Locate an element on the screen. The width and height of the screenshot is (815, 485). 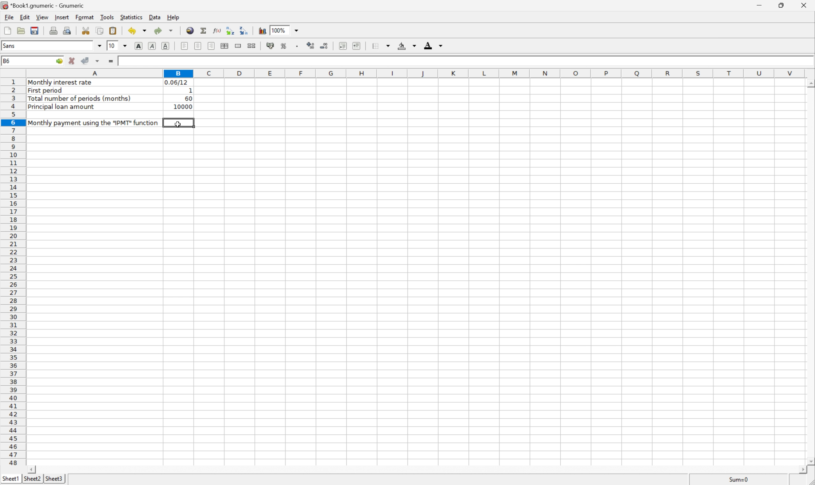
Sum=0 is located at coordinates (735, 480).